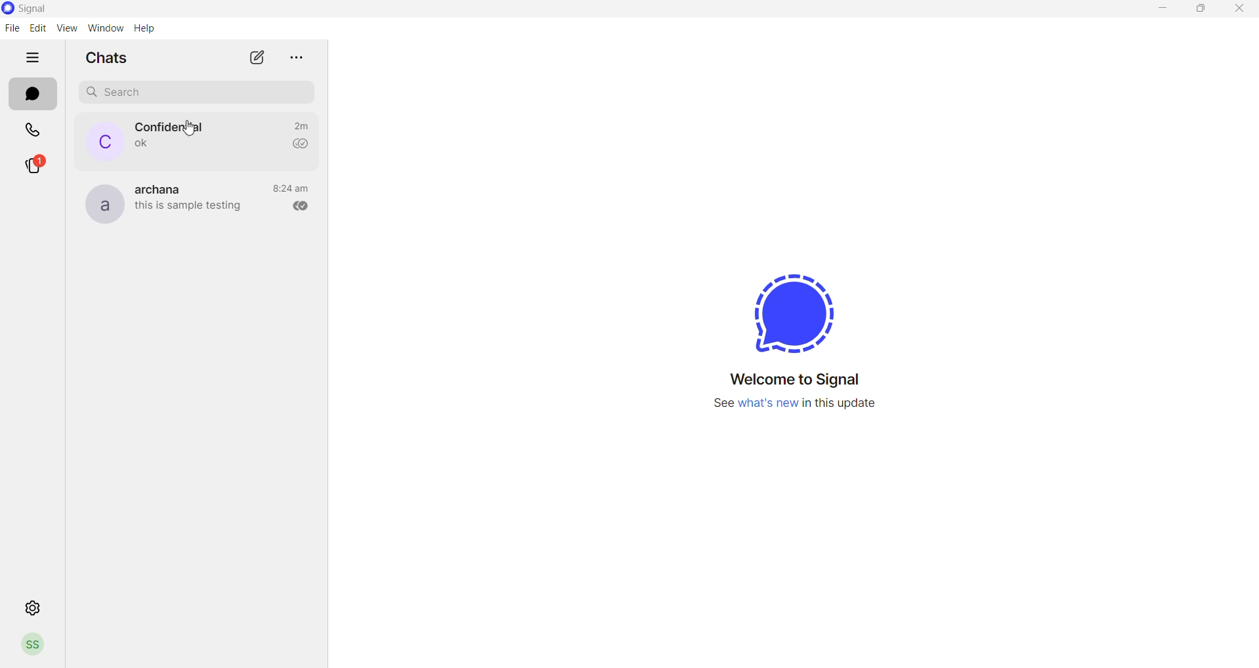  What do you see at coordinates (66, 28) in the screenshot?
I see `view` at bounding box center [66, 28].